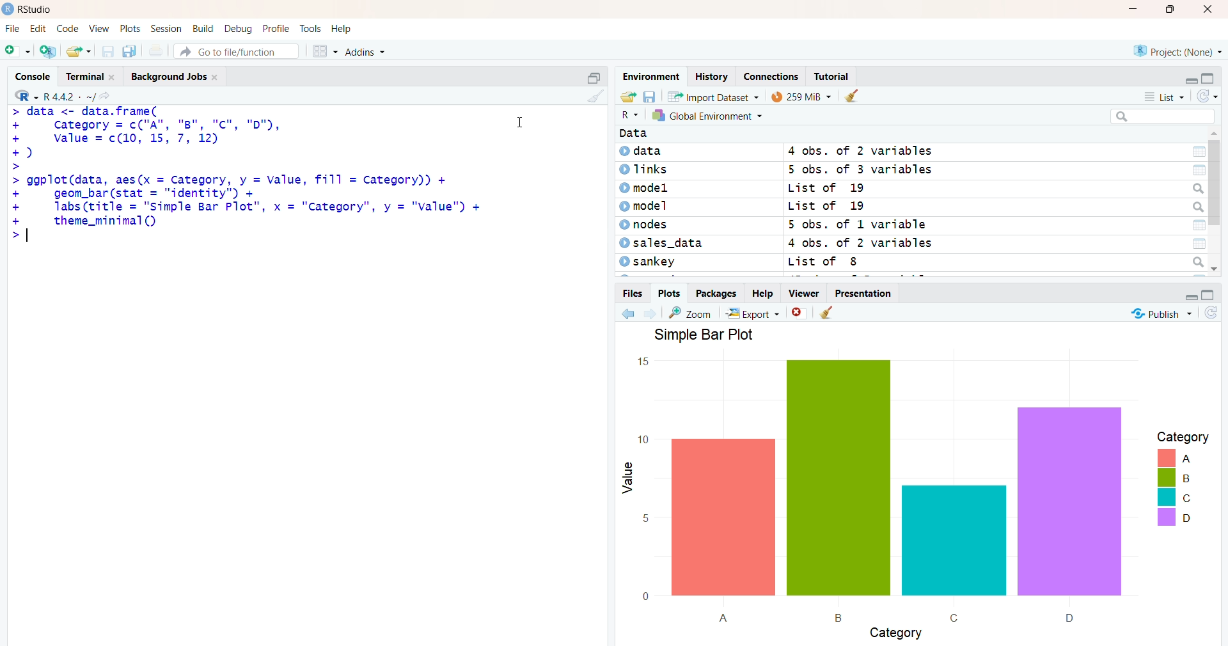 The image size is (1228, 646). What do you see at coordinates (236, 51) in the screenshot?
I see `# Go to file/function` at bounding box center [236, 51].